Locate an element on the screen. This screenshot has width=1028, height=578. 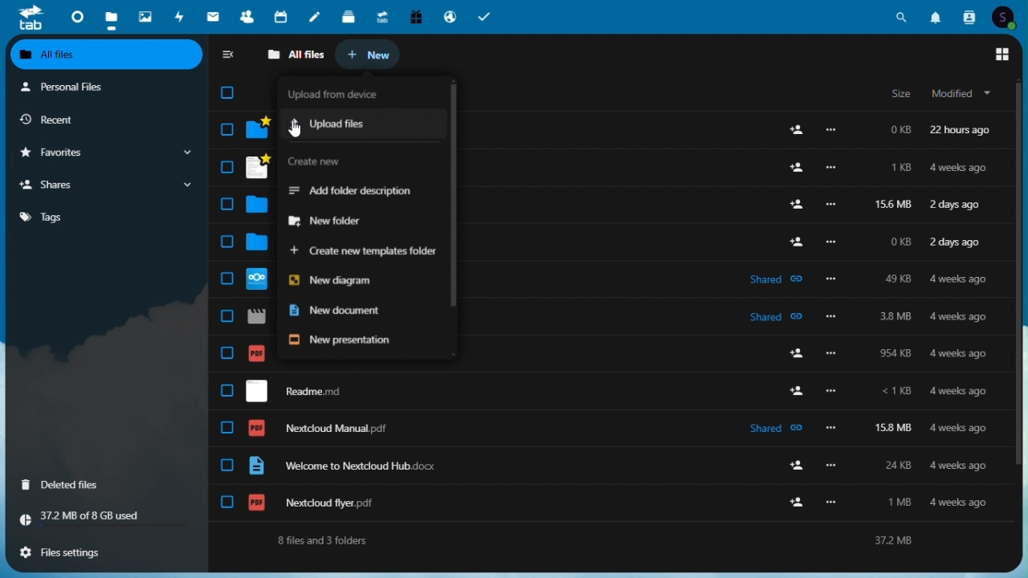
nextcloud flyer.pdf is located at coordinates (327, 503).